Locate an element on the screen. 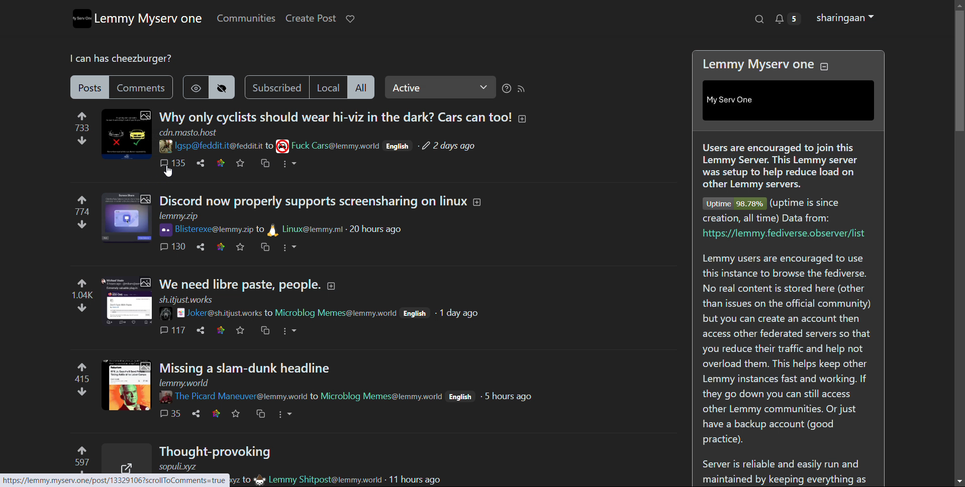  options is located at coordinates (290, 164).